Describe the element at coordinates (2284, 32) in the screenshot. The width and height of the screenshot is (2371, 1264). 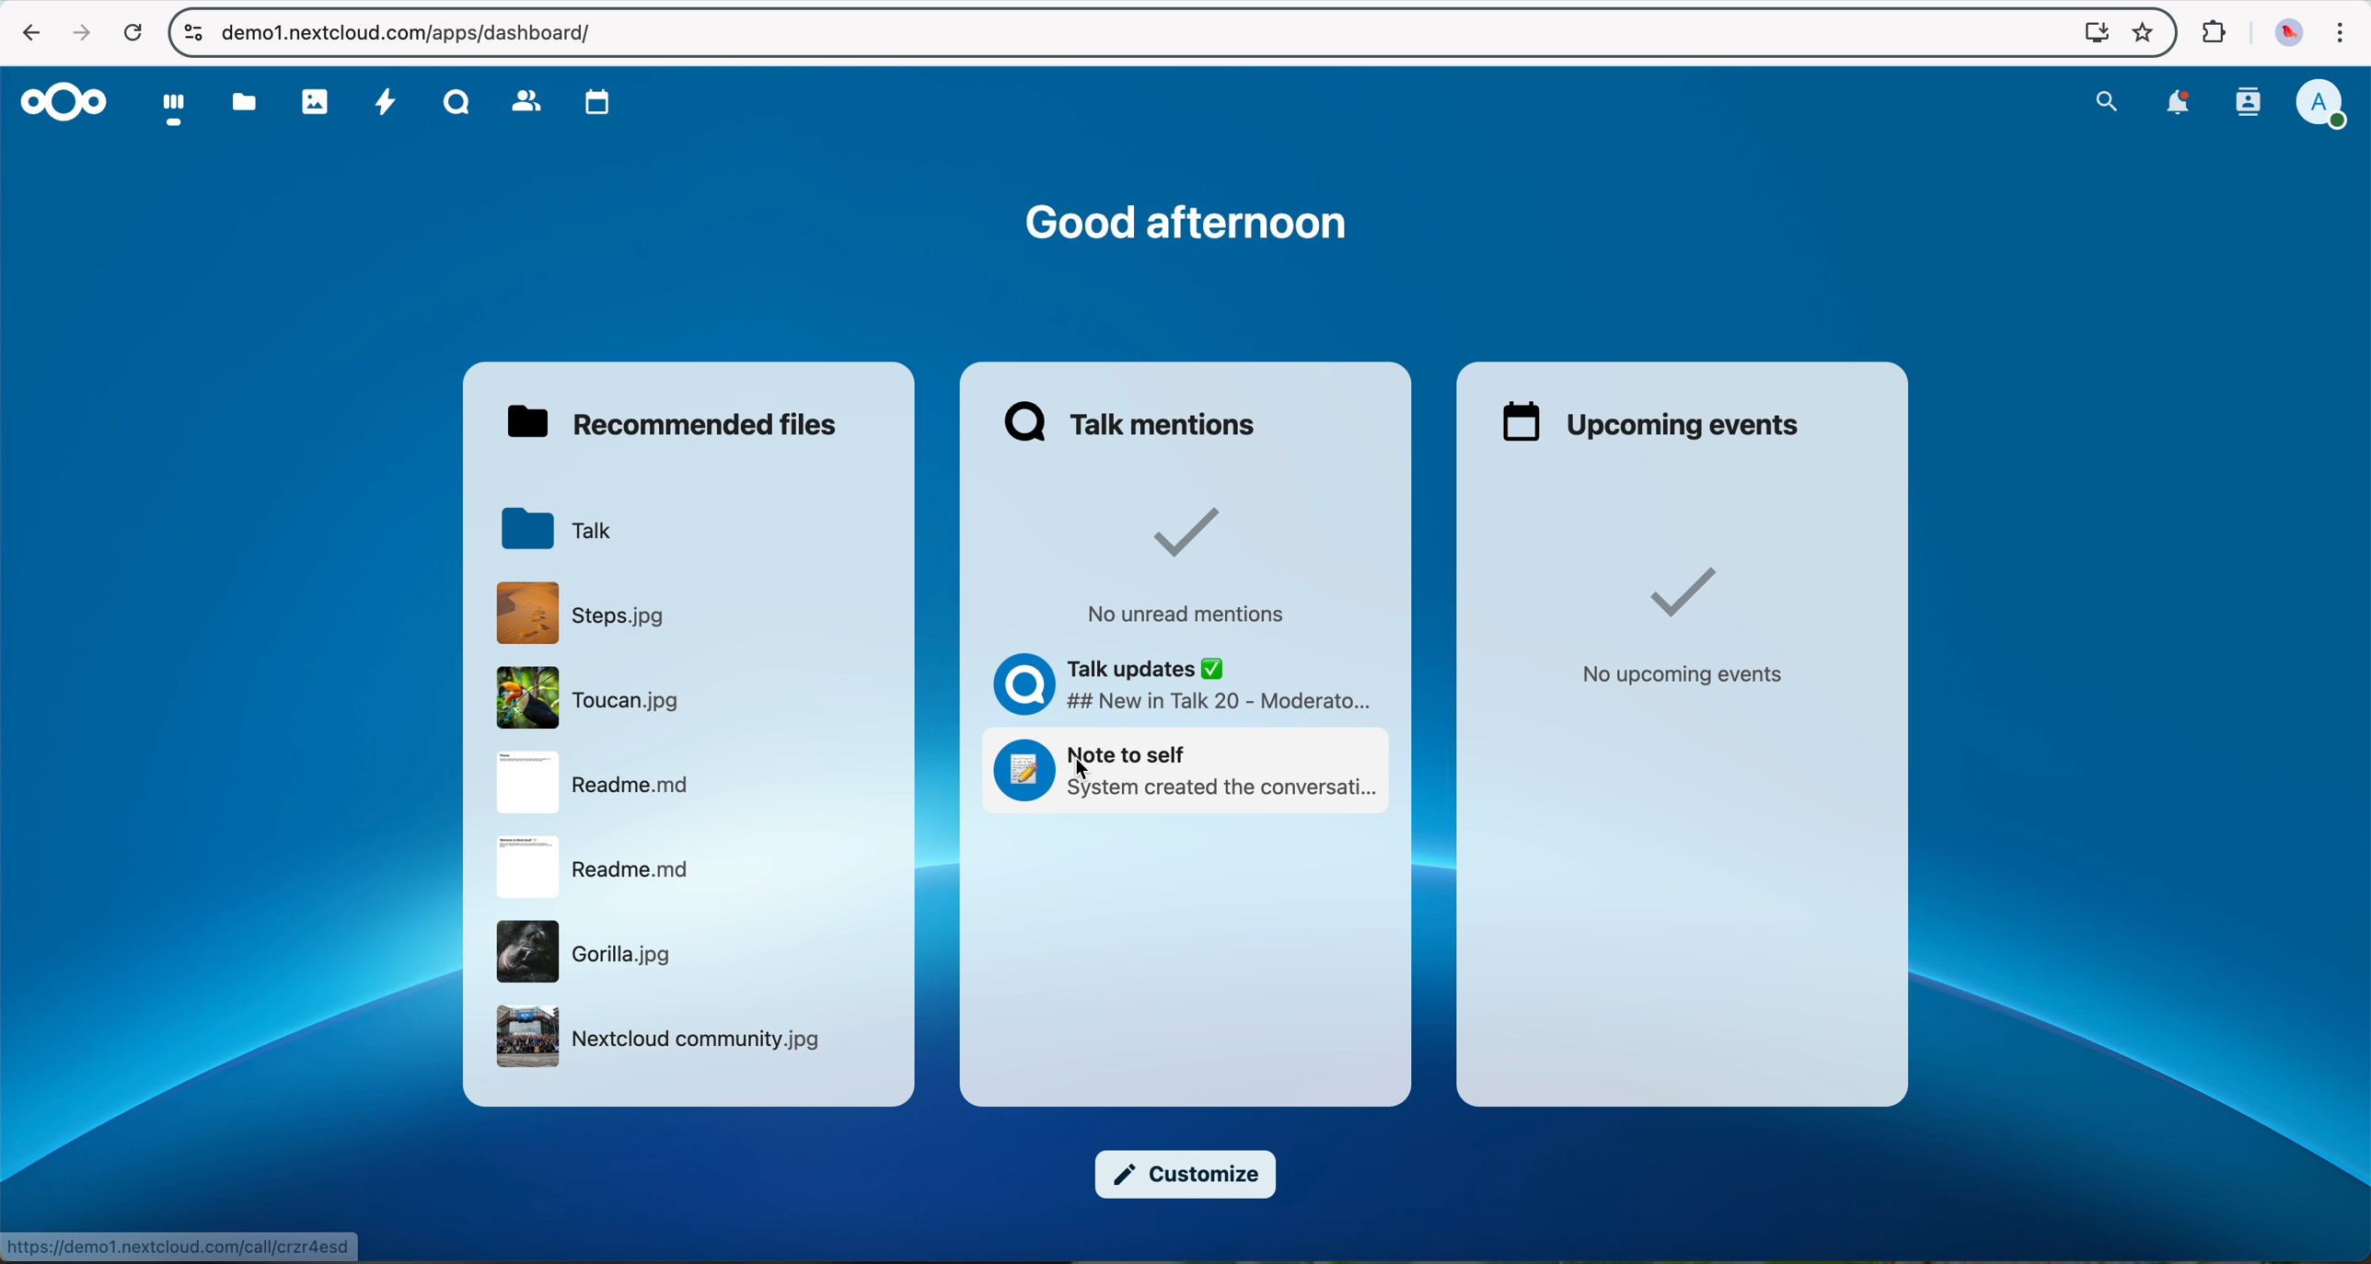
I see `profile picture` at that location.